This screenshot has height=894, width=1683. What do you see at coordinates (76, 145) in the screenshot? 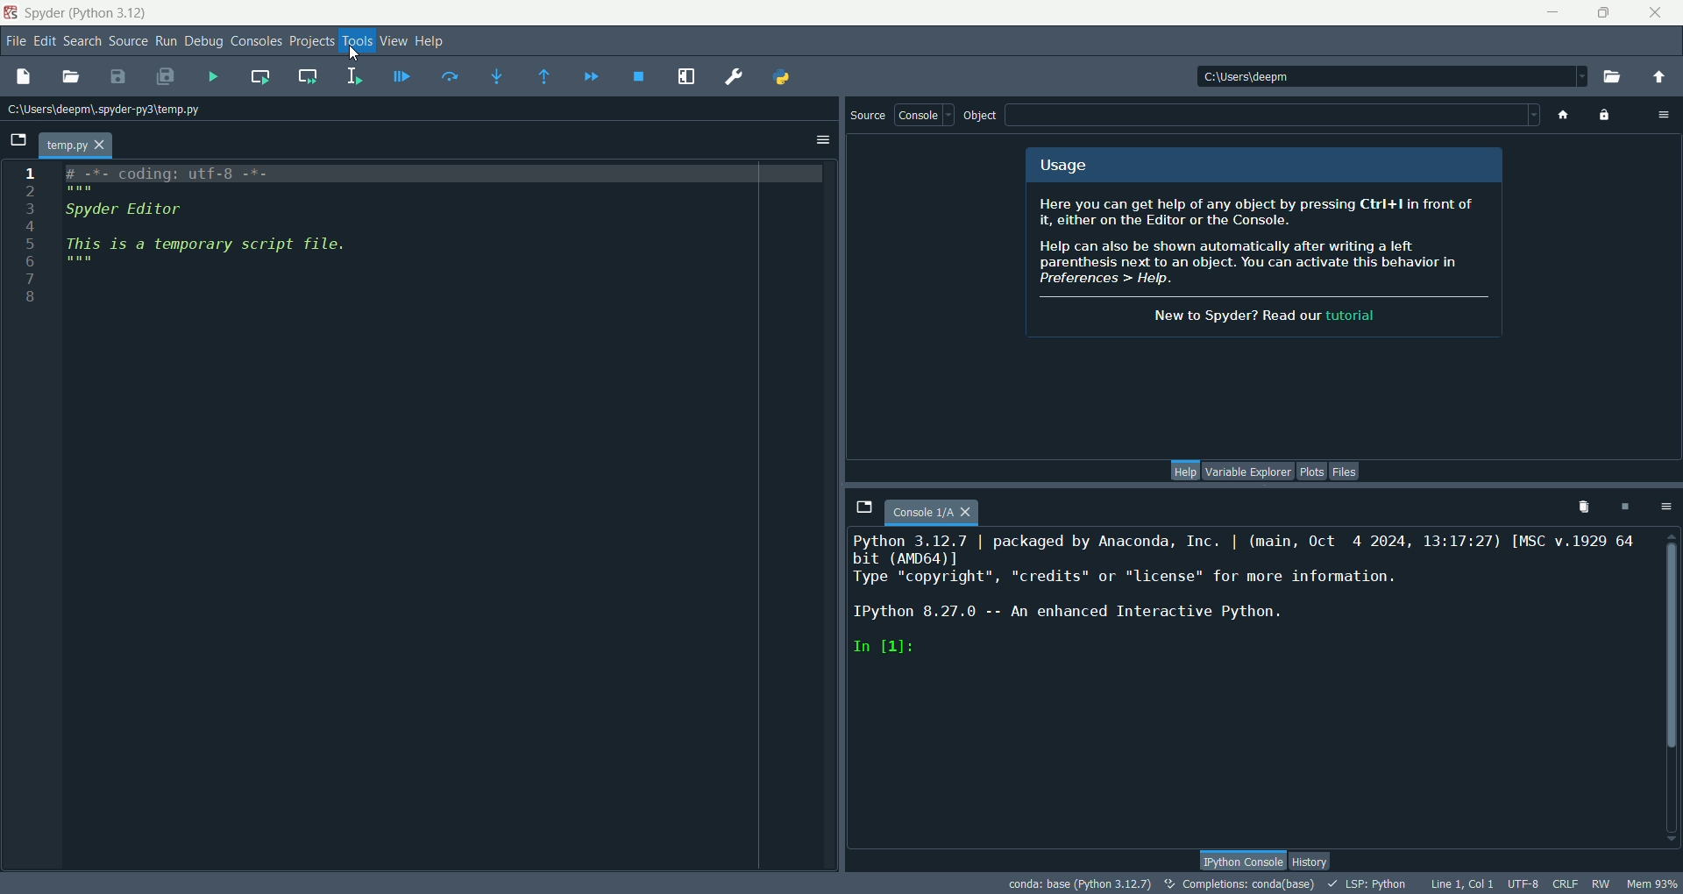
I see `temp.py` at bounding box center [76, 145].